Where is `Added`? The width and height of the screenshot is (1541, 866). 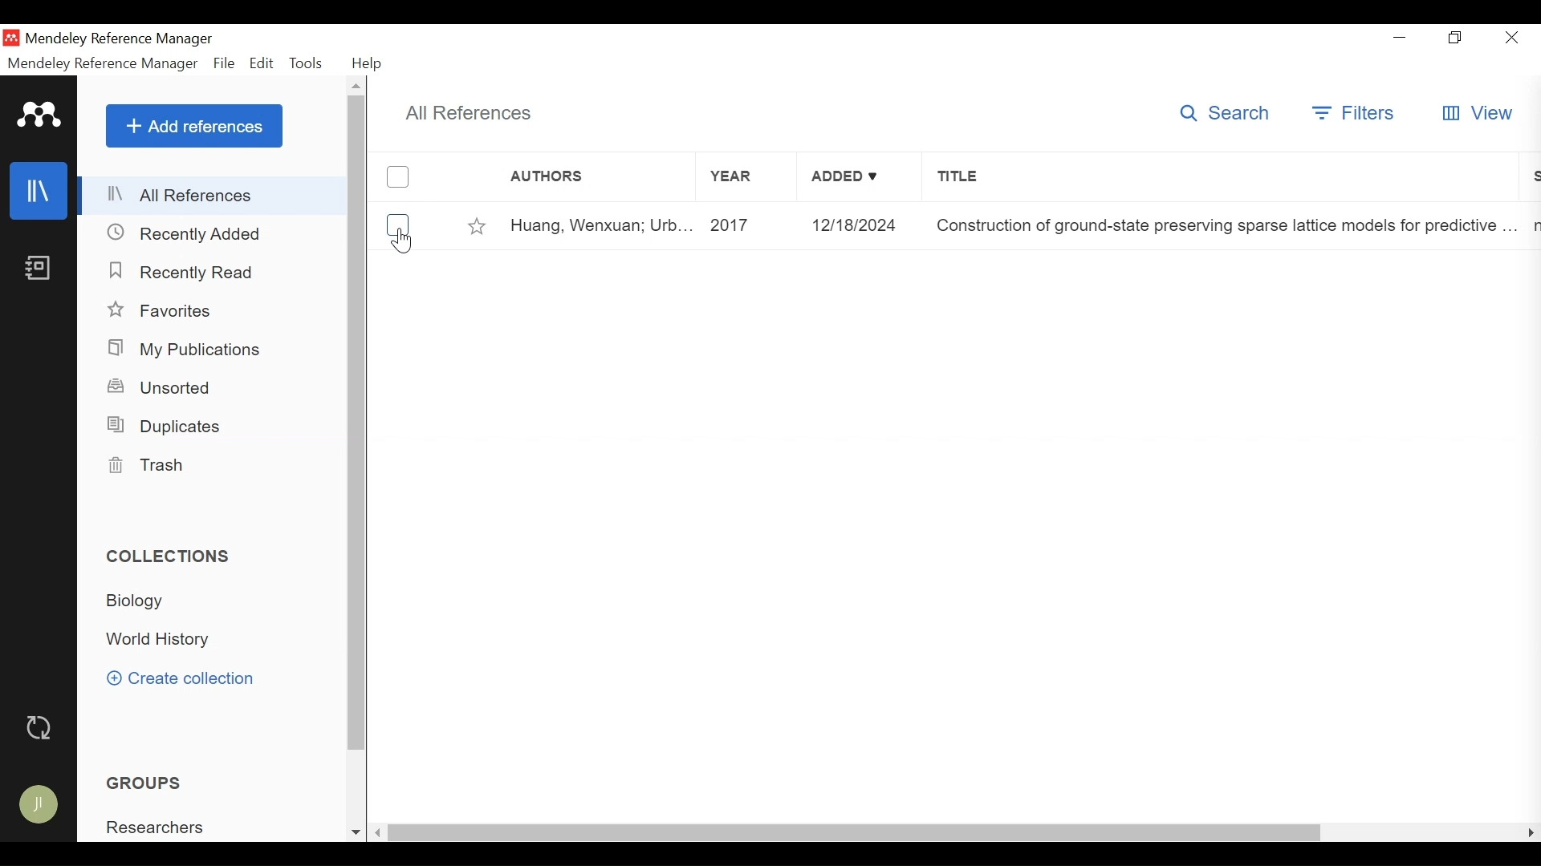 Added is located at coordinates (861, 180).